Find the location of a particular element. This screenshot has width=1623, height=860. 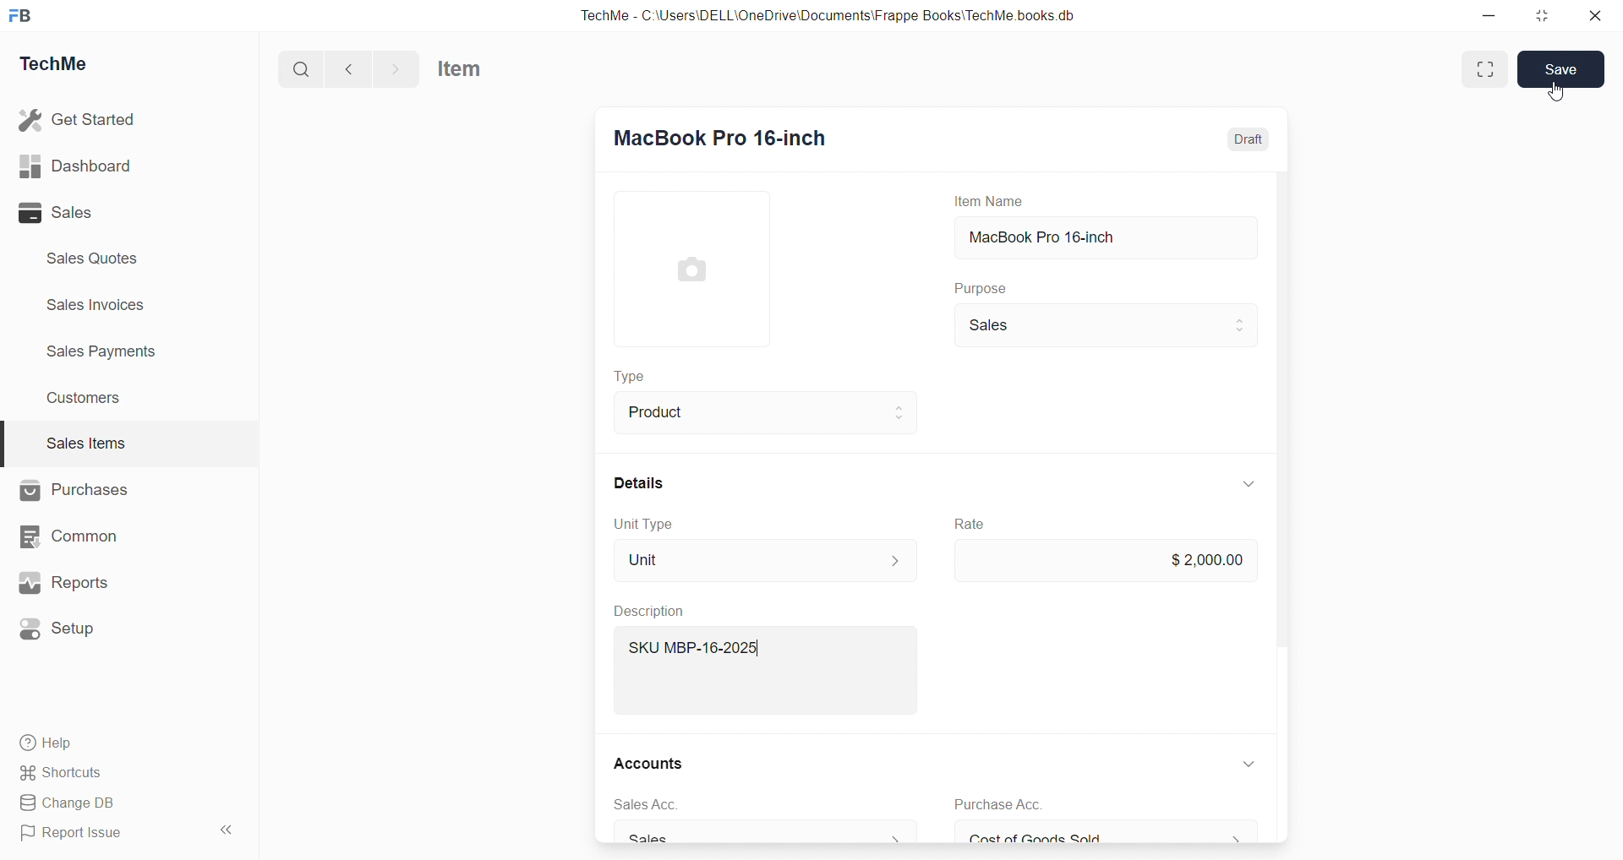

SKU MBP-16-2025| is located at coordinates (694, 647).